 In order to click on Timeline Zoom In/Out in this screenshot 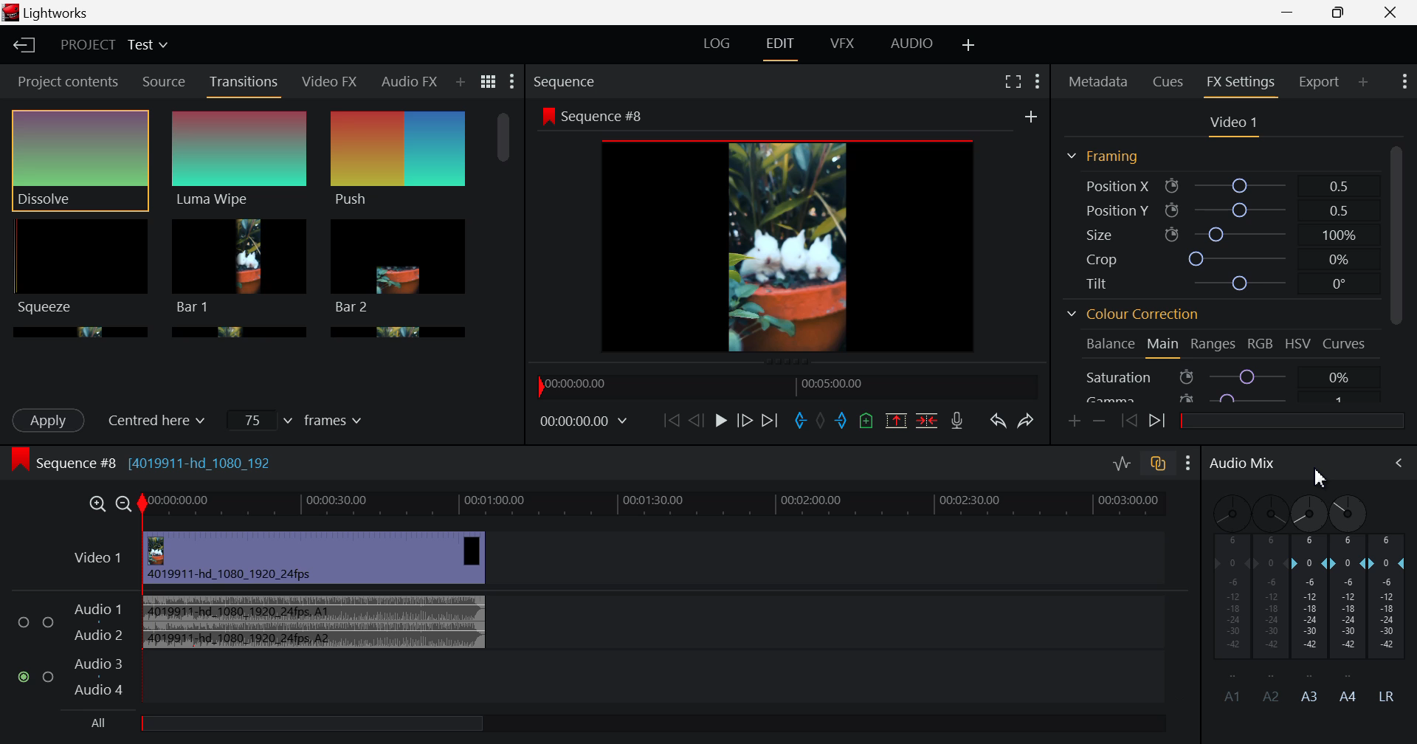, I will do `click(107, 504)`.